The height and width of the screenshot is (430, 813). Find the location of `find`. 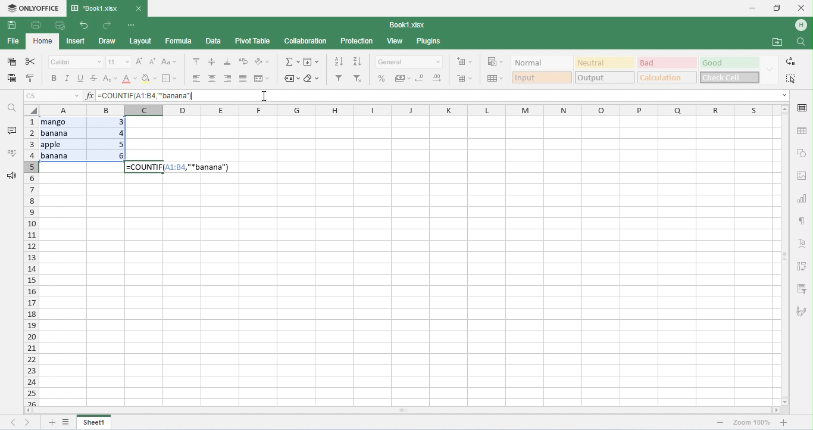

find is located at coordinates (801, 41).